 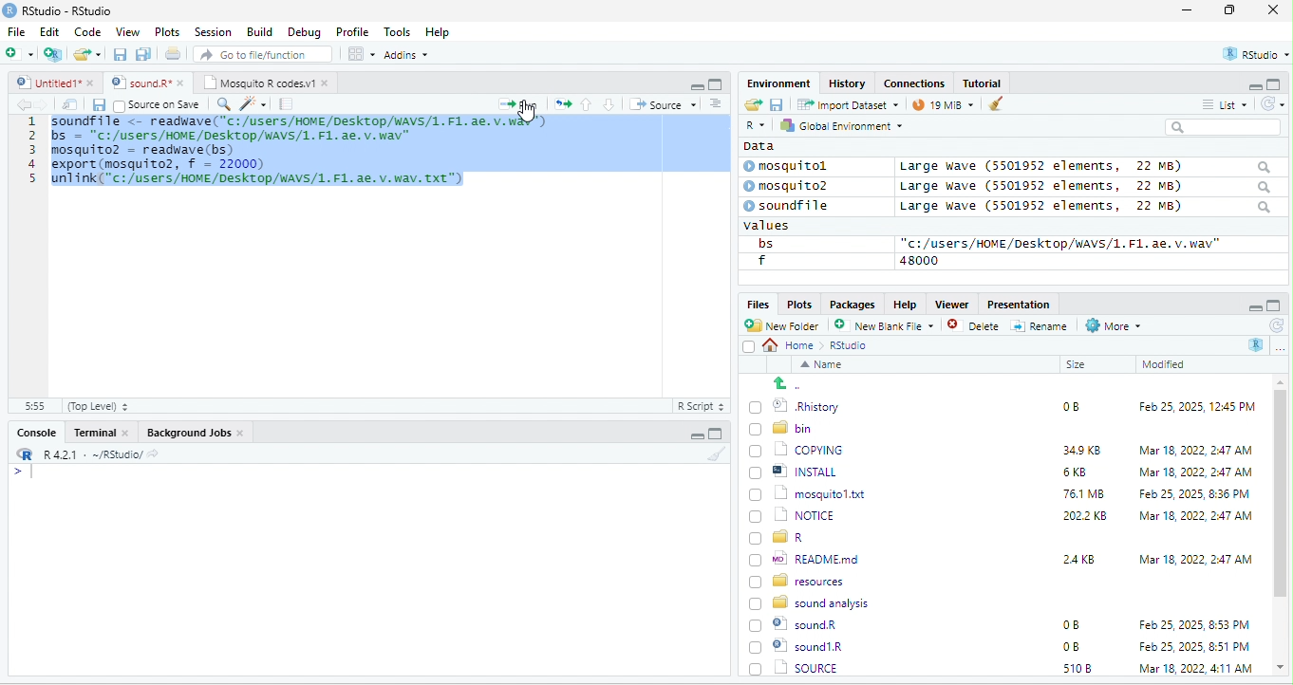 I want to click on ‘Mosquito R codes.vi, so click(x=142, y=83).